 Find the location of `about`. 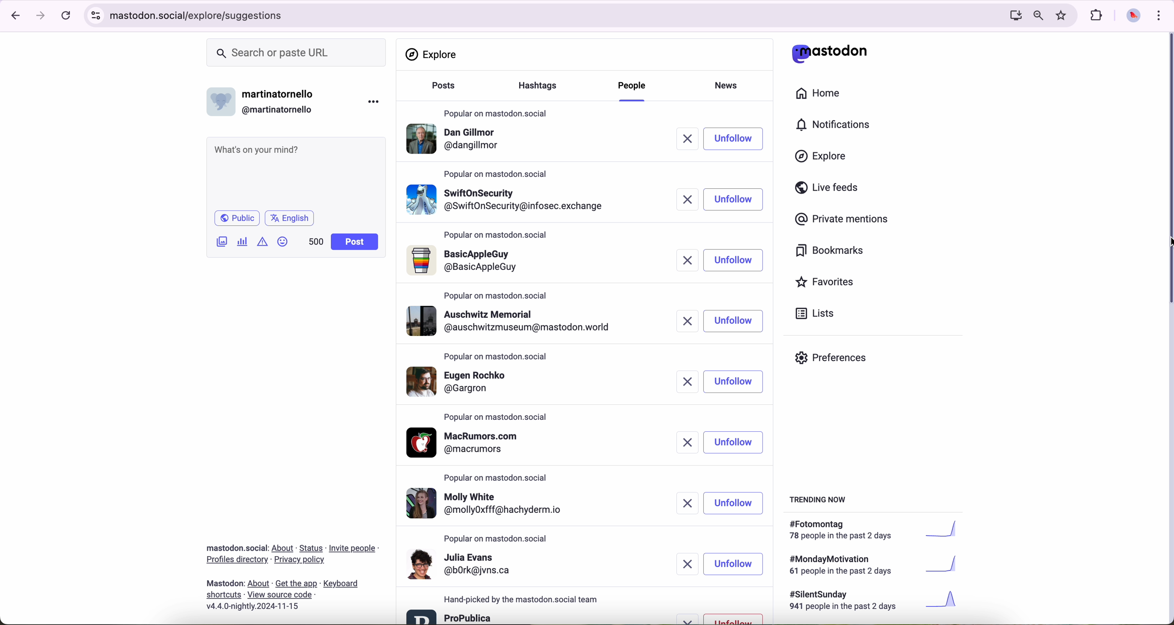

about is located at coordinates (292, 574).